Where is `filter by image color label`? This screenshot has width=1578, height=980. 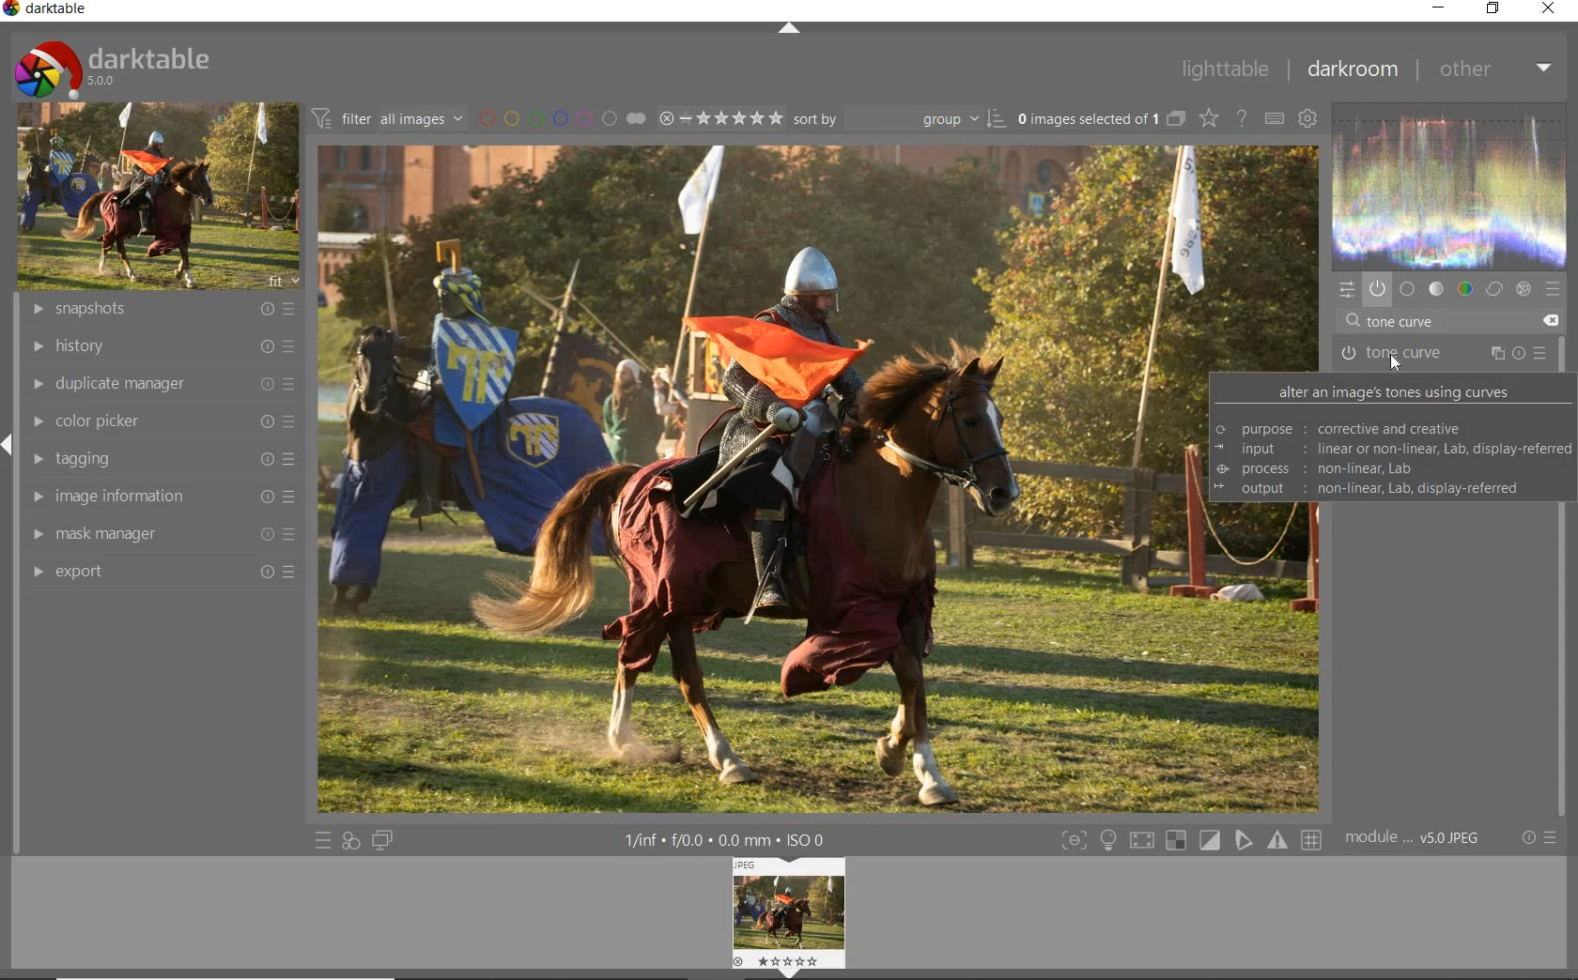
filter by image color label is located at coordinates (560, 117).